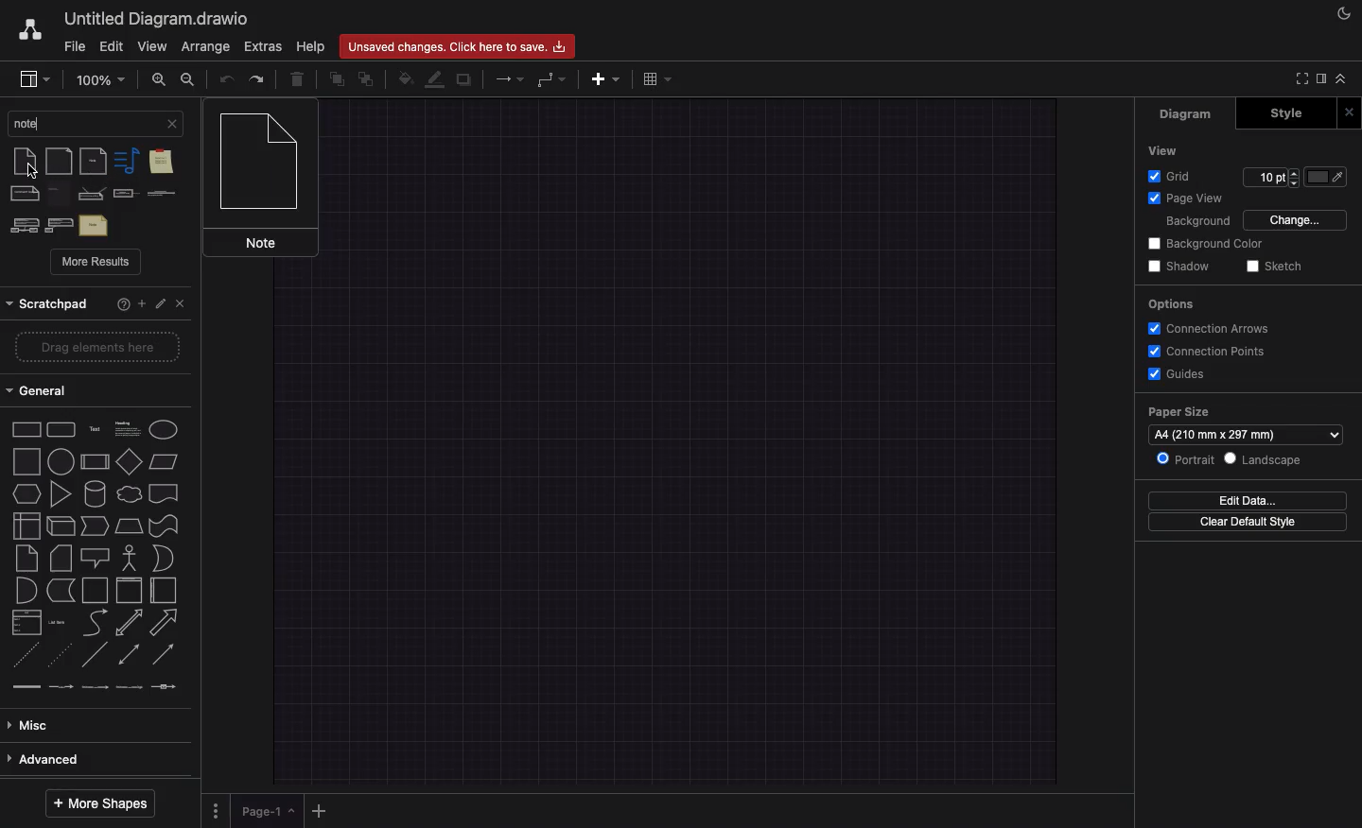 Image resolution: width=1362 pixels, height=828 pixels. What do you see at coordinates (295, 77) in the screenshot?
I see `Trash` at bounding box center [295, 77].